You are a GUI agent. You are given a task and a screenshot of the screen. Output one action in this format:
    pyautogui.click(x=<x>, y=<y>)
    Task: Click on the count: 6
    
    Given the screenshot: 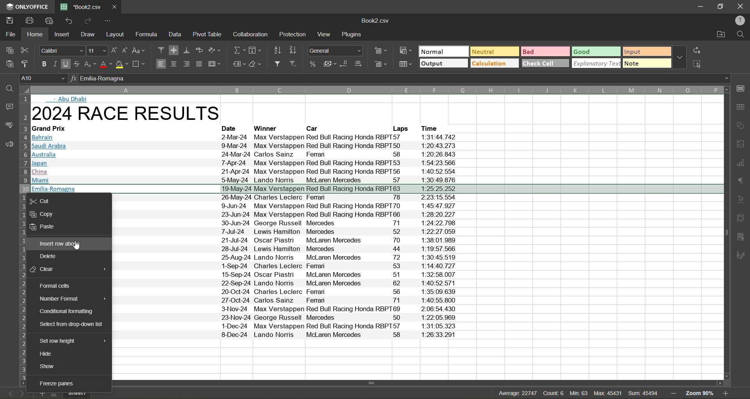 What is the action you would take?
    pyautogui.click(x=554, y=393)
    